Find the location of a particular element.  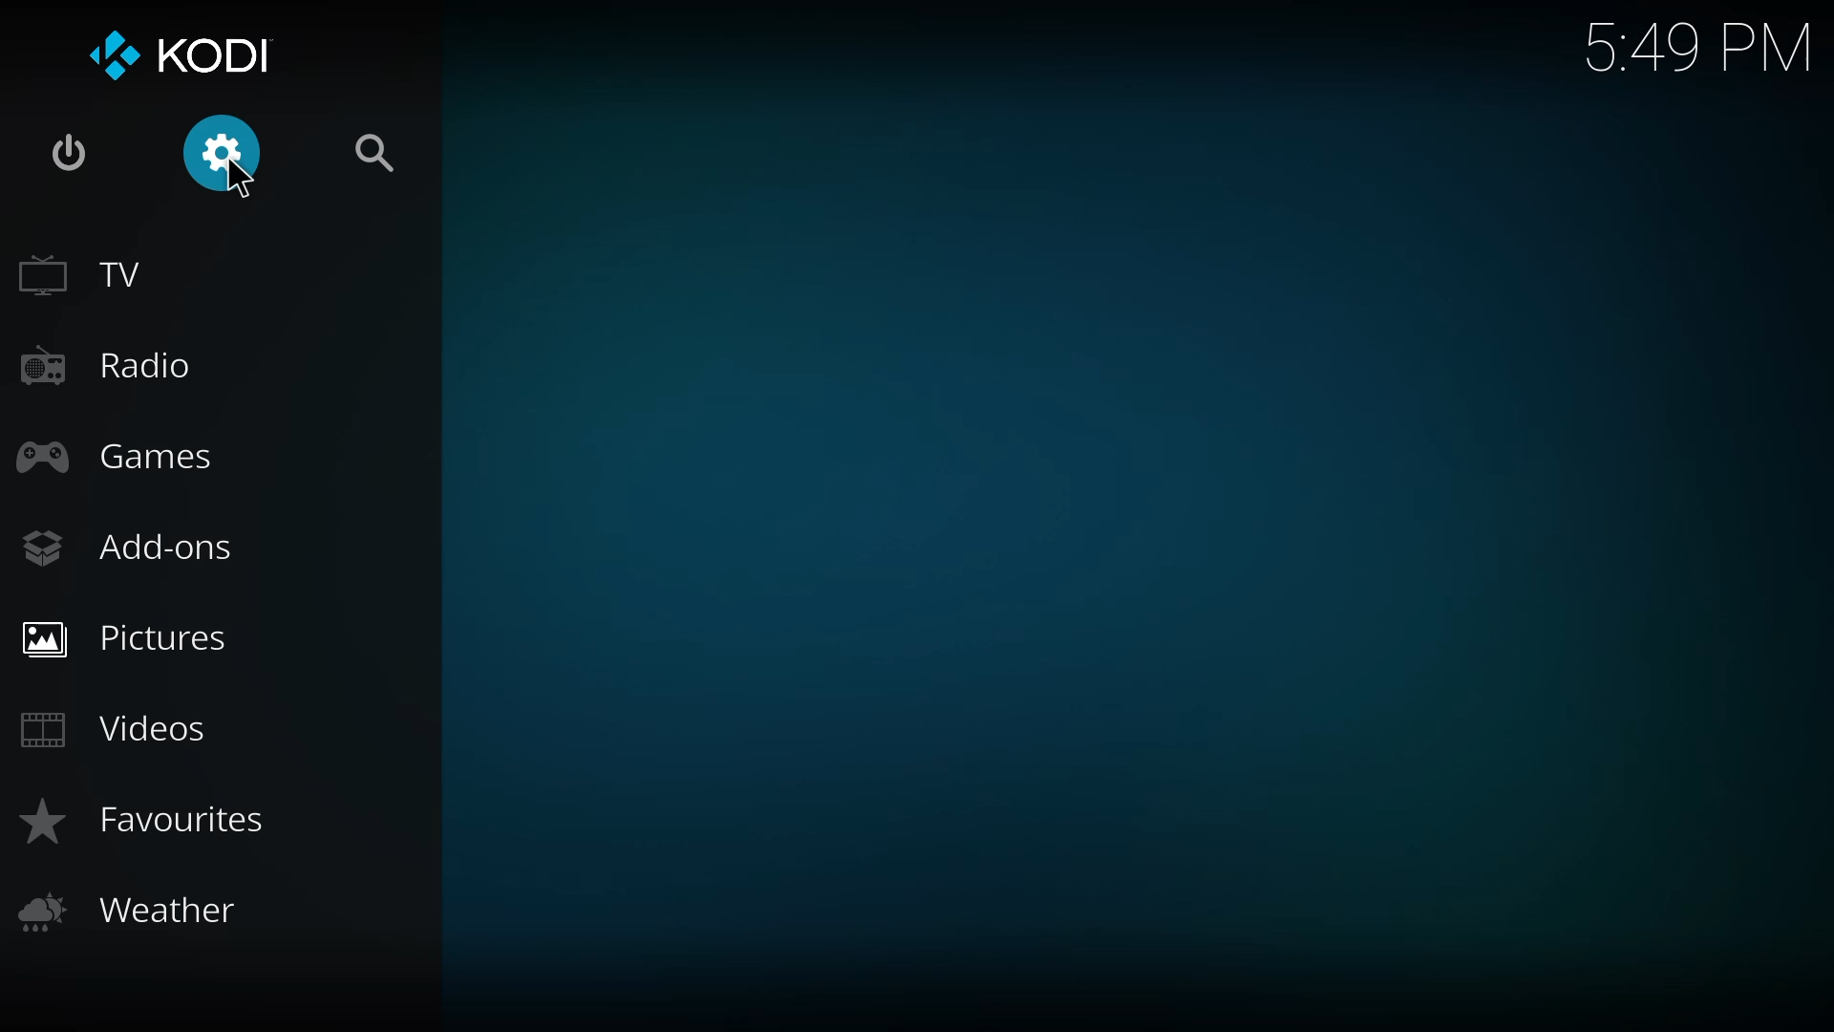

search is located at coordinates (379, 150).